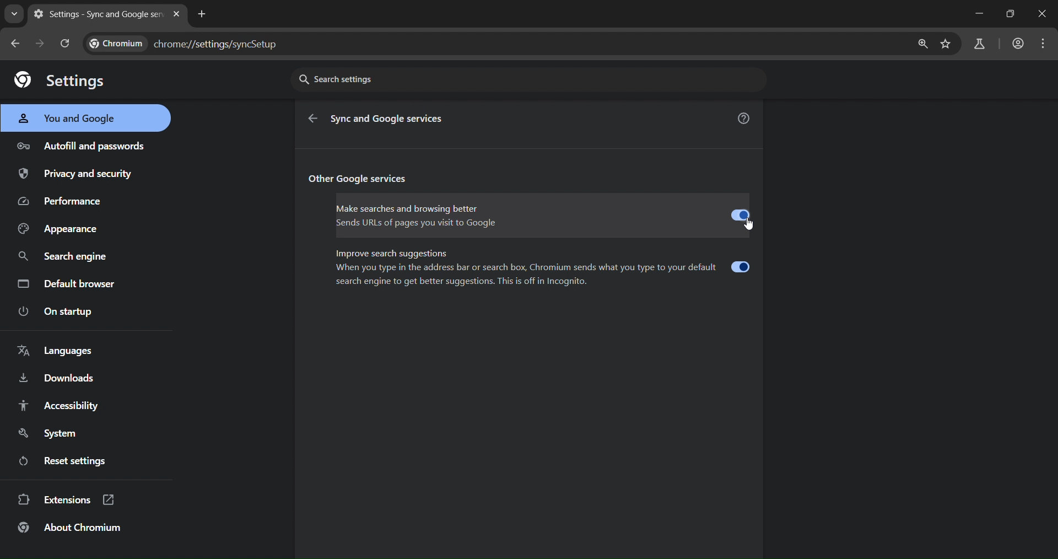  Describe the element at coordinates (204, 15) in the screenshot. I see `new tab` at that location.